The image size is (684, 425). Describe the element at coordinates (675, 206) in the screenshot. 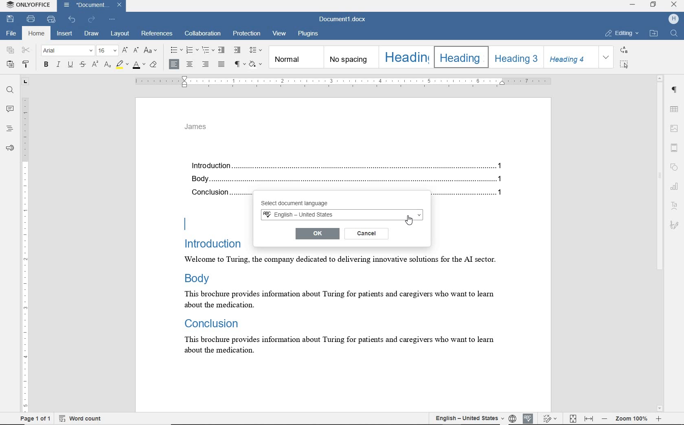

I see `Text Art` at that location.